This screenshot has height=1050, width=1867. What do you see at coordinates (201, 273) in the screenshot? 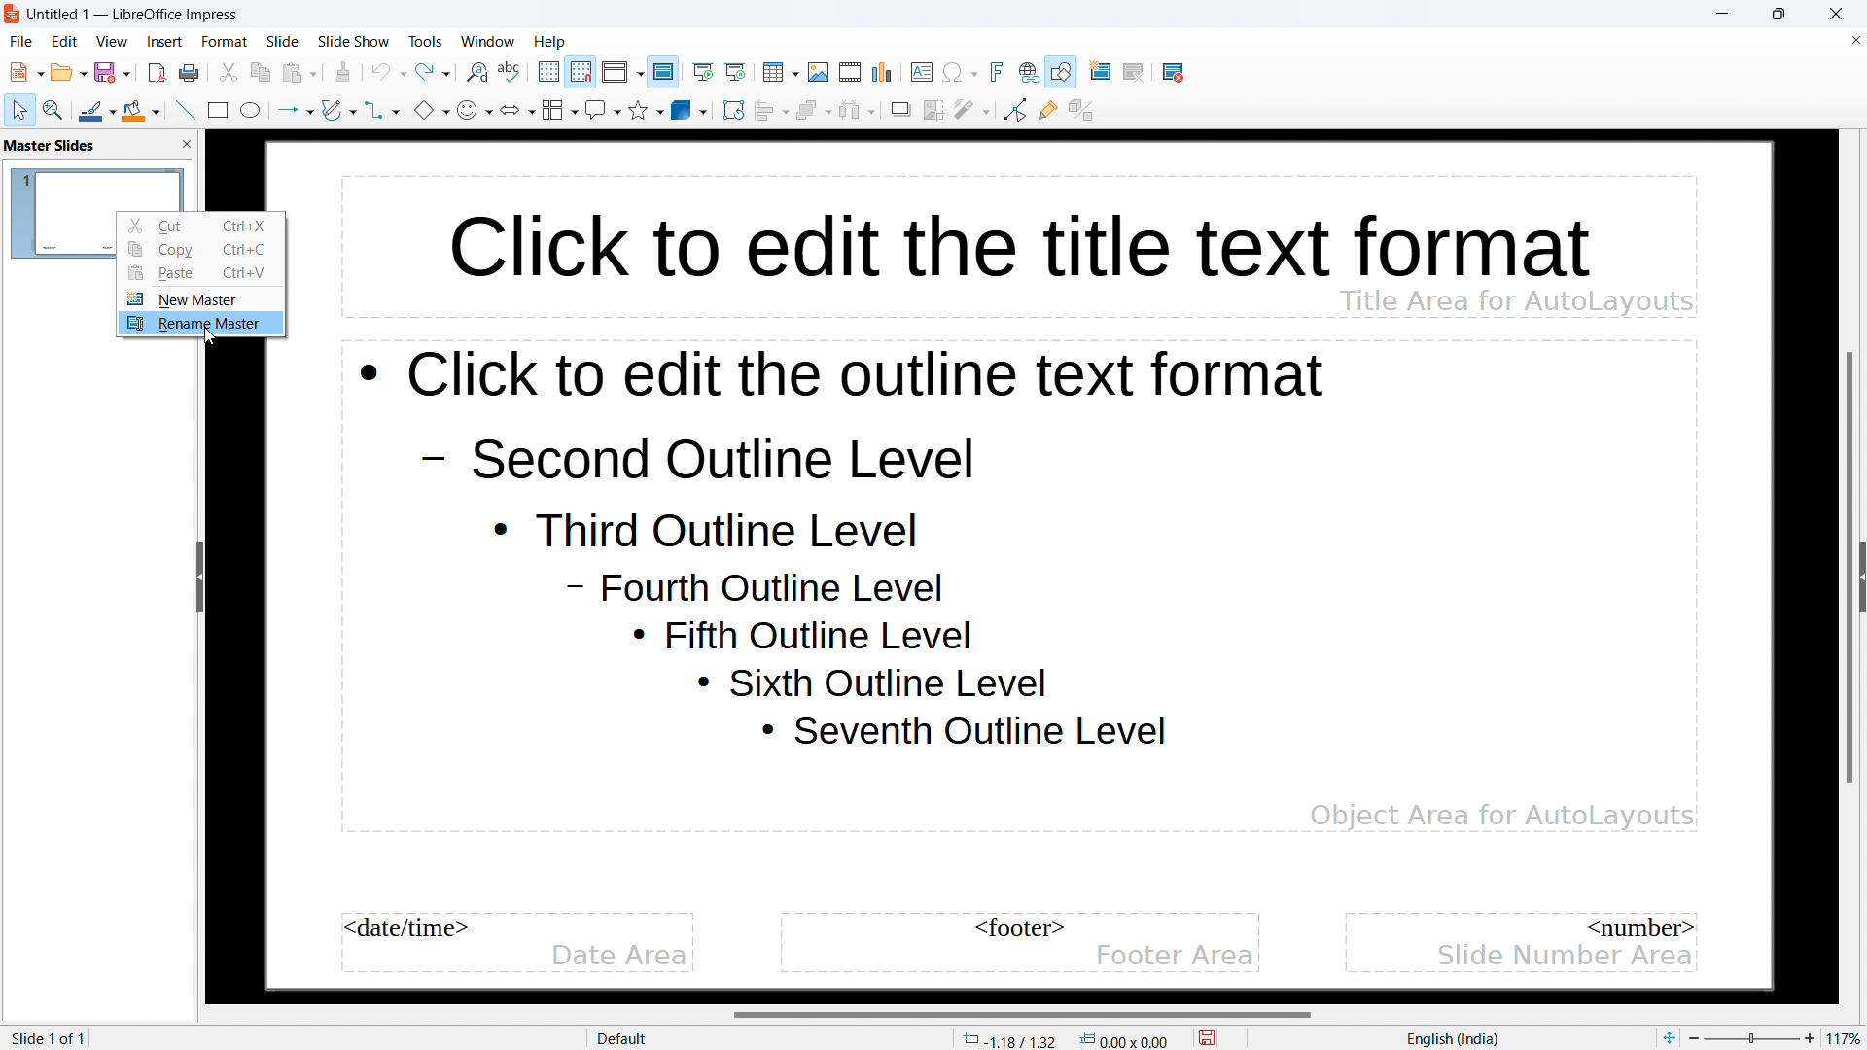
I see `paste` at bounding box center [201, 273].